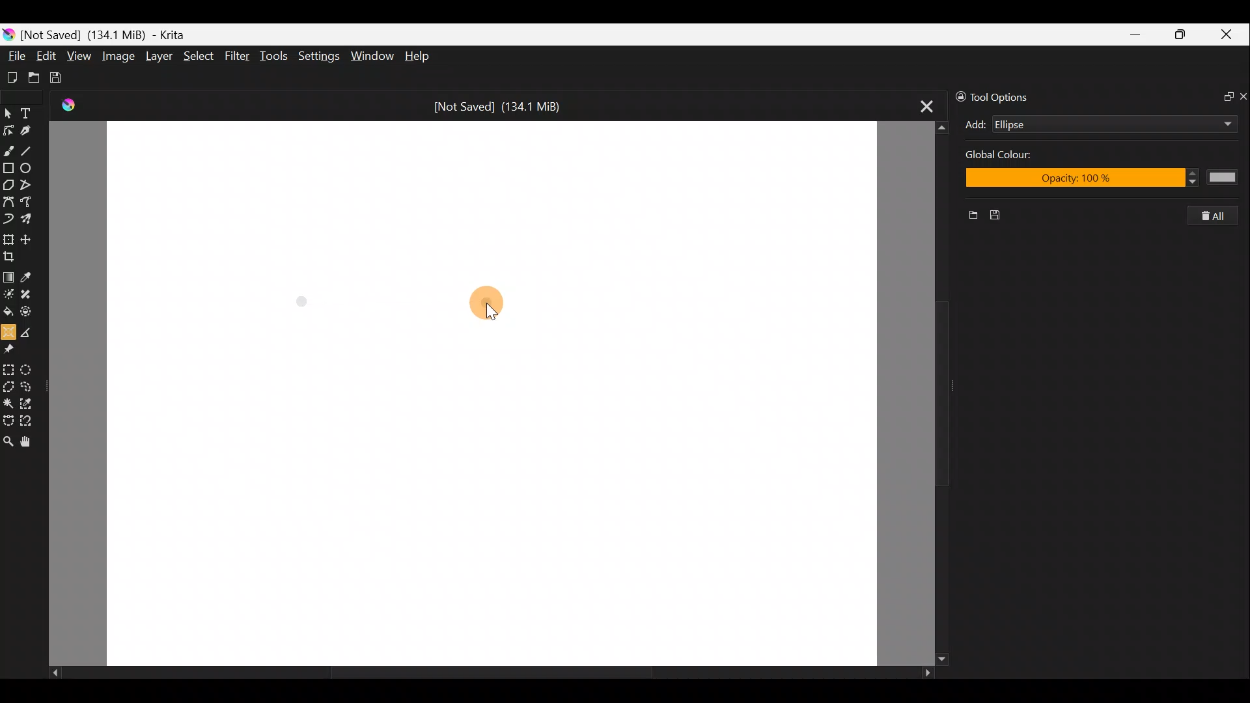 The image size is (1250, 703). I want to click on Global color, so click(1015, 157).